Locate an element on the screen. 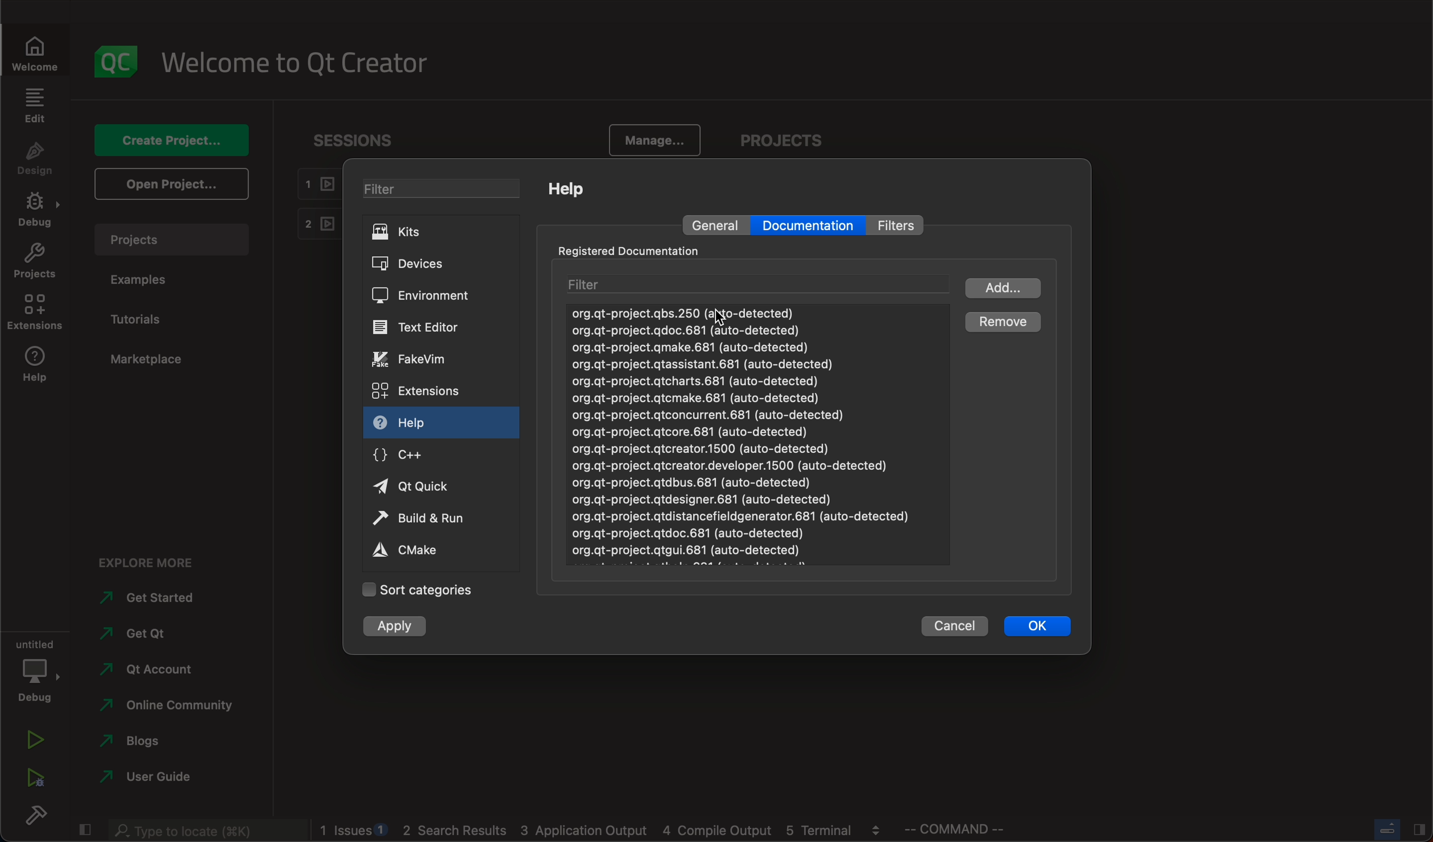  run is located at coordinates (424, 516).